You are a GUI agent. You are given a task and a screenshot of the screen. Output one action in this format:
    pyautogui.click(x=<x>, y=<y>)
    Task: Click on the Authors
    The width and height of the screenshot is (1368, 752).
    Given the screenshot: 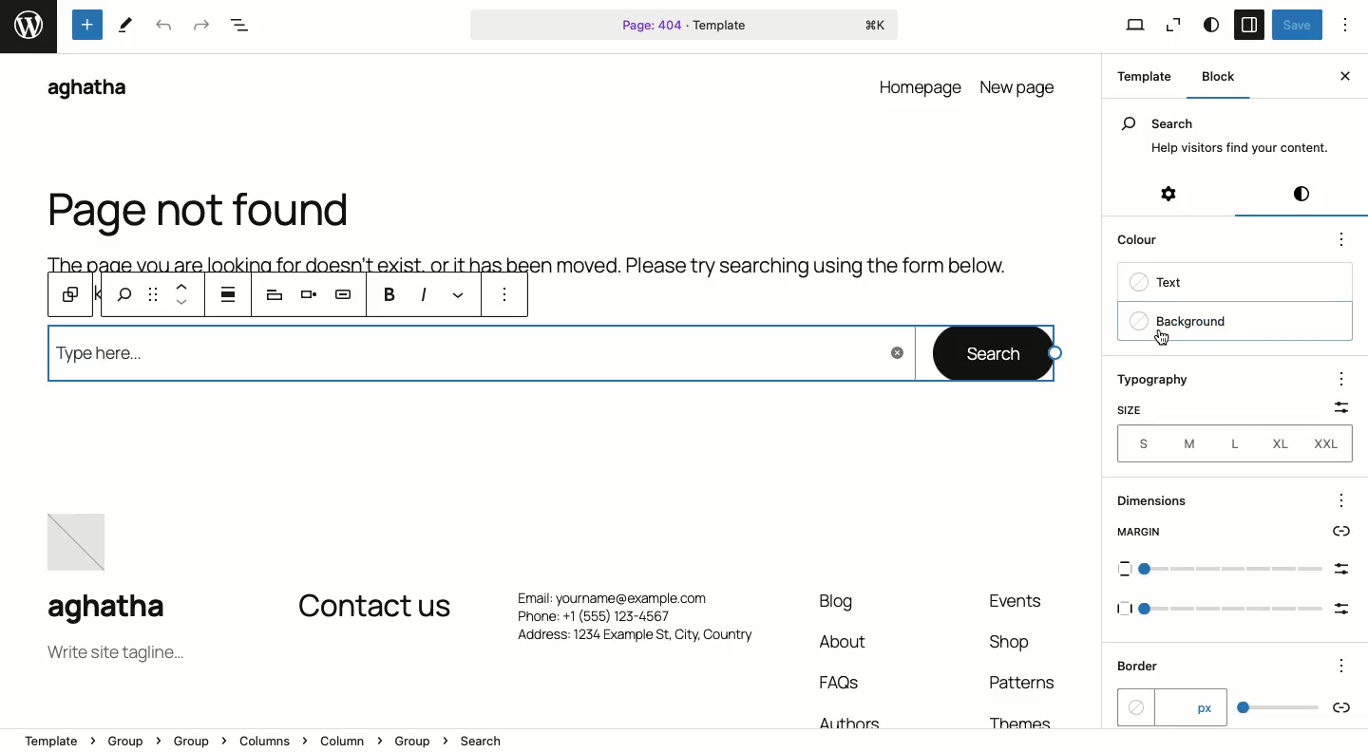 What is the action you would take?
    pyautogui.click(x=845, y=720)
    